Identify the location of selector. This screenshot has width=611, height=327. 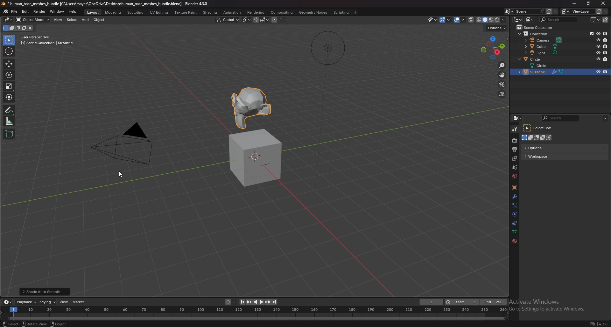
(9, 40).